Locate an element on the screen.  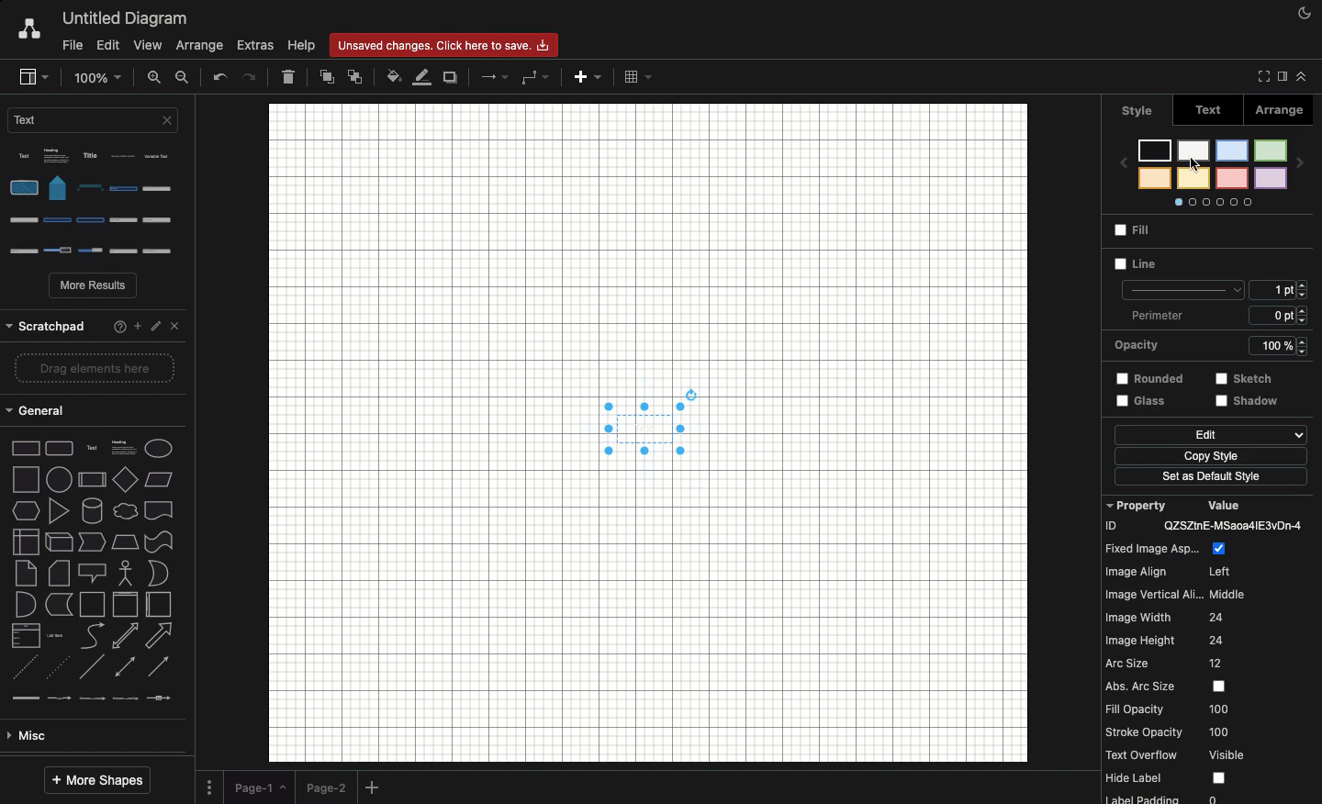
Add is located at coordinates (375, 788).